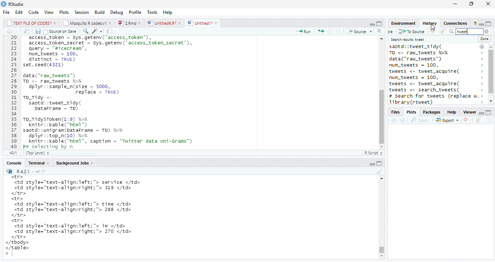 The height and width of the screenshot is (262, 495). Describe the element at coordinates (29, 171) in the screenshot. I see `“R R421: ~/` at that location.